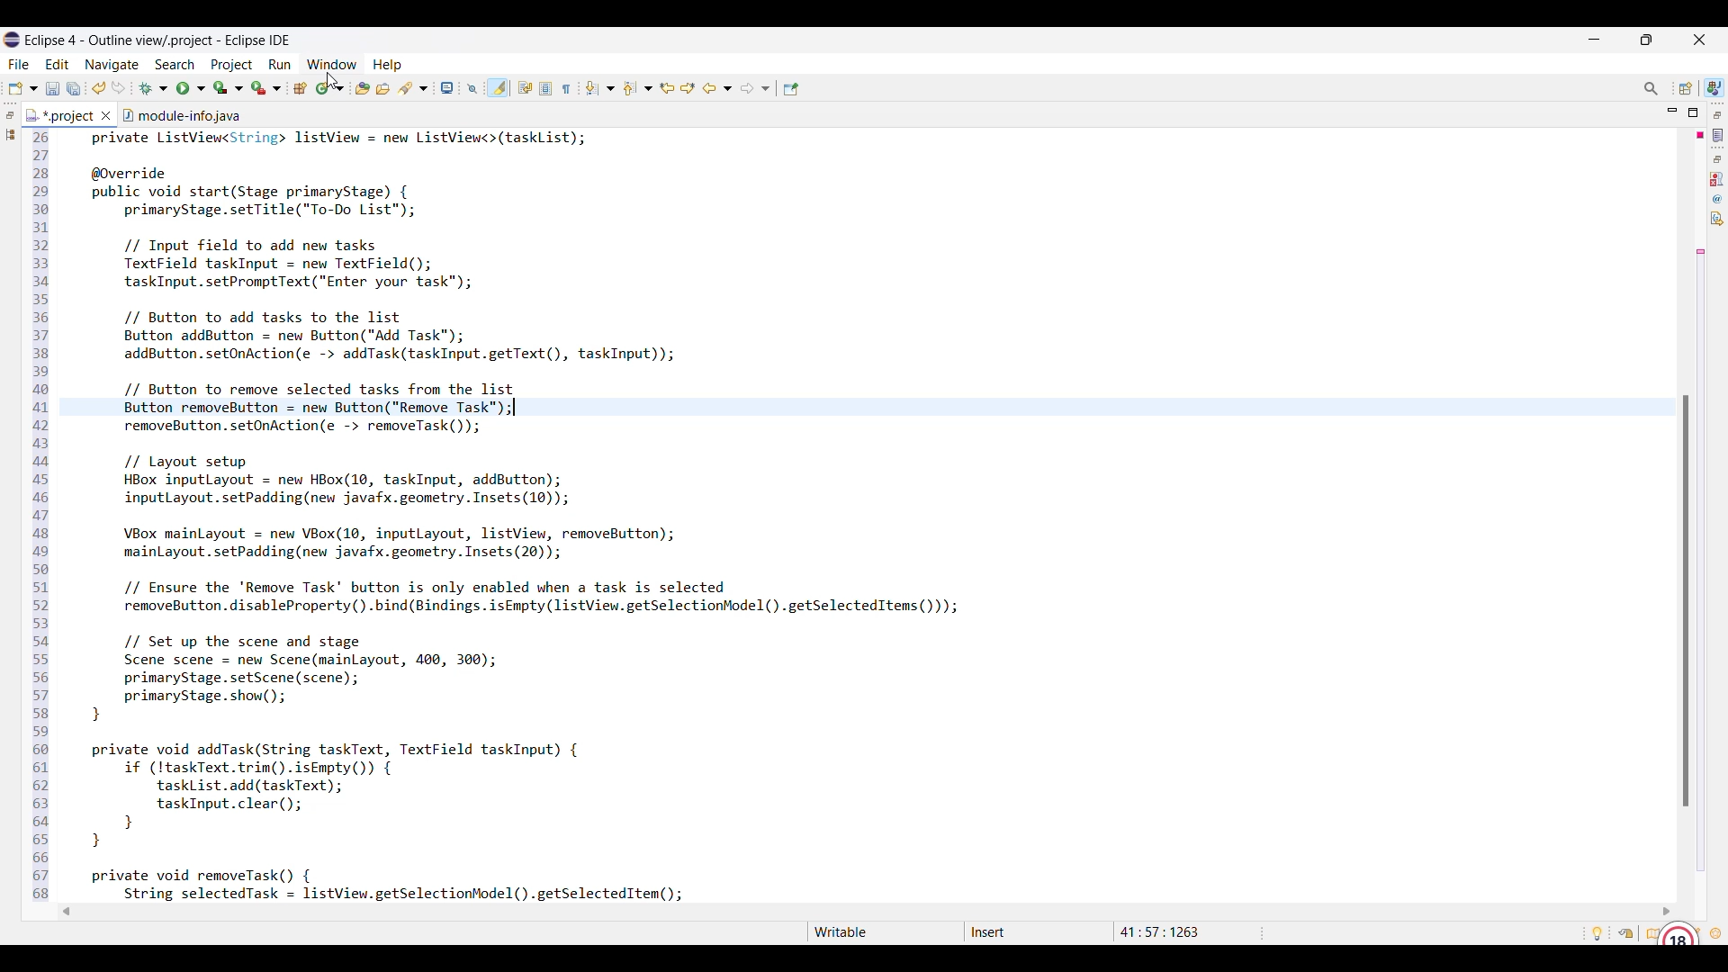 The image size is (1728, 972). I want to click on Show whitespace characters, so click(566, 89).